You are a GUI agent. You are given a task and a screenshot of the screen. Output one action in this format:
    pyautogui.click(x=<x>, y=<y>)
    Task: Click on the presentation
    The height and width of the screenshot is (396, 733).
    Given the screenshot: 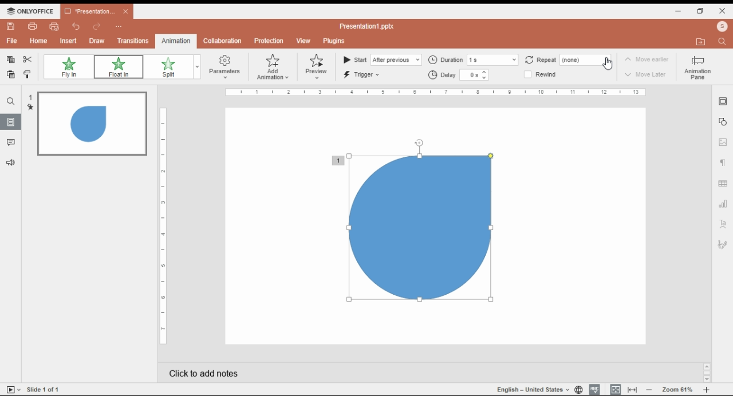 What is the action you would take?
    pyautogui.click(x=96, y=11)
    